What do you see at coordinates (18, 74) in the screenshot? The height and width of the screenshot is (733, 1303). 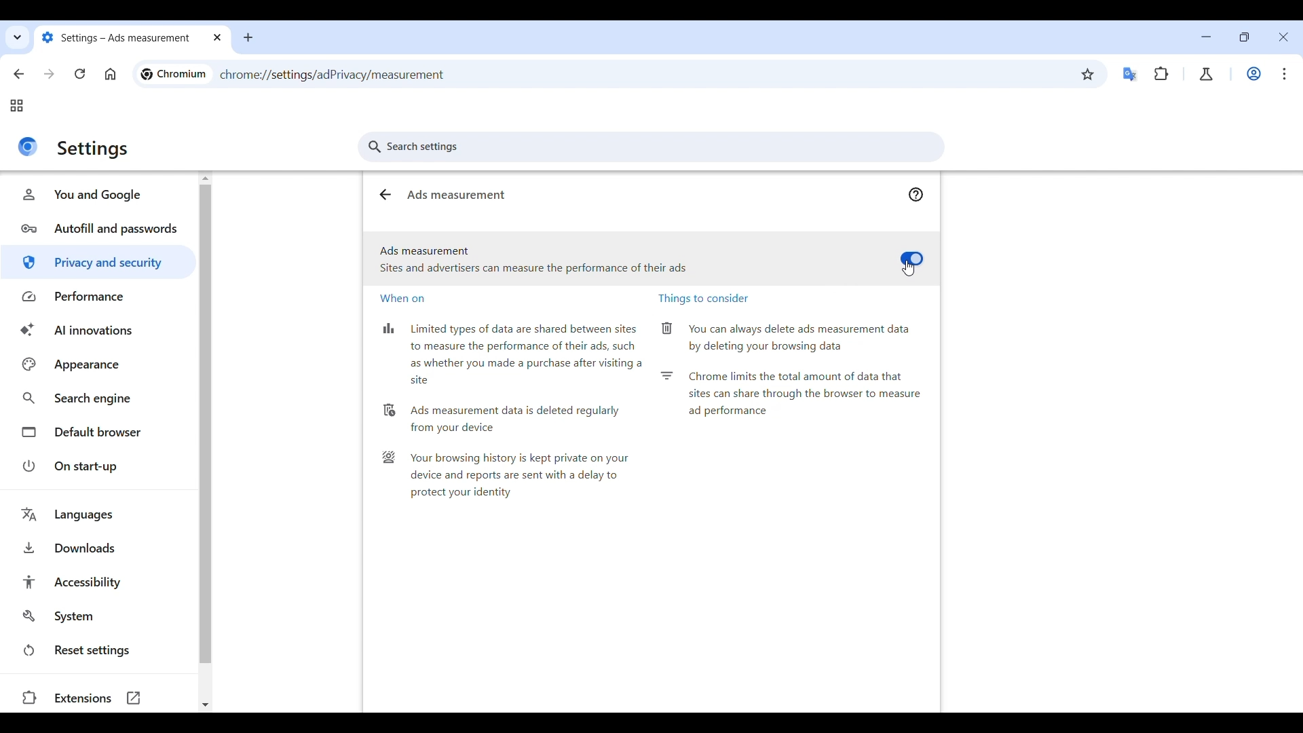 I see `Go back` at bounding box center [18, 74].